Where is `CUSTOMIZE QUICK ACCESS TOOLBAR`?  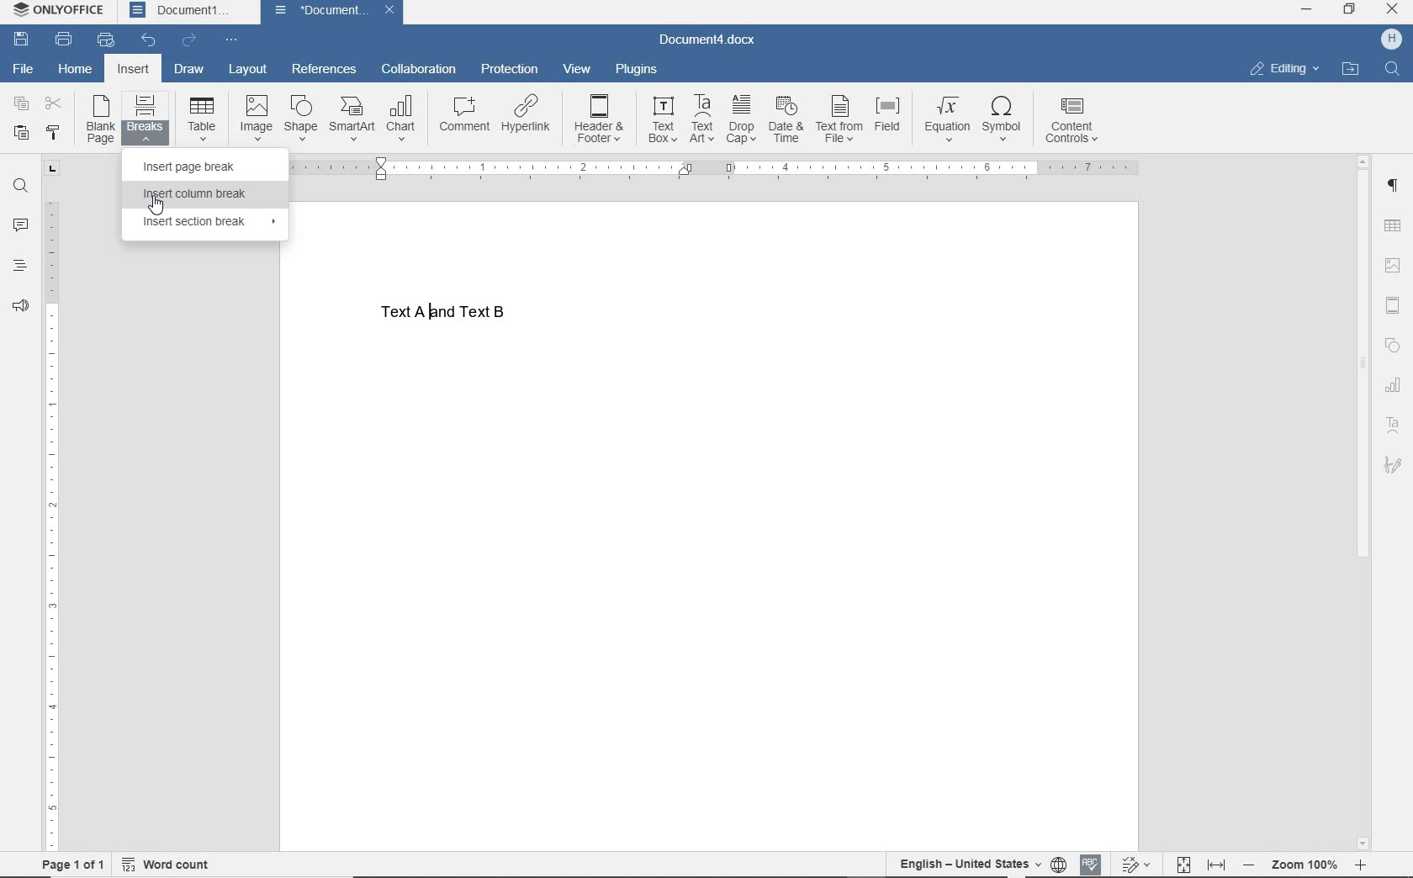
CUSTOMIZE QUICK ACCESS TOOLBAR is located at coordinates (234, 38).